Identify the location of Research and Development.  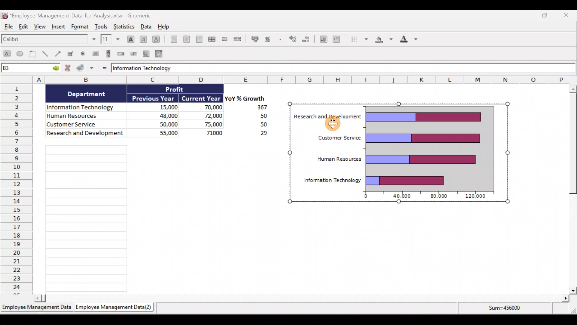
(328, 117).